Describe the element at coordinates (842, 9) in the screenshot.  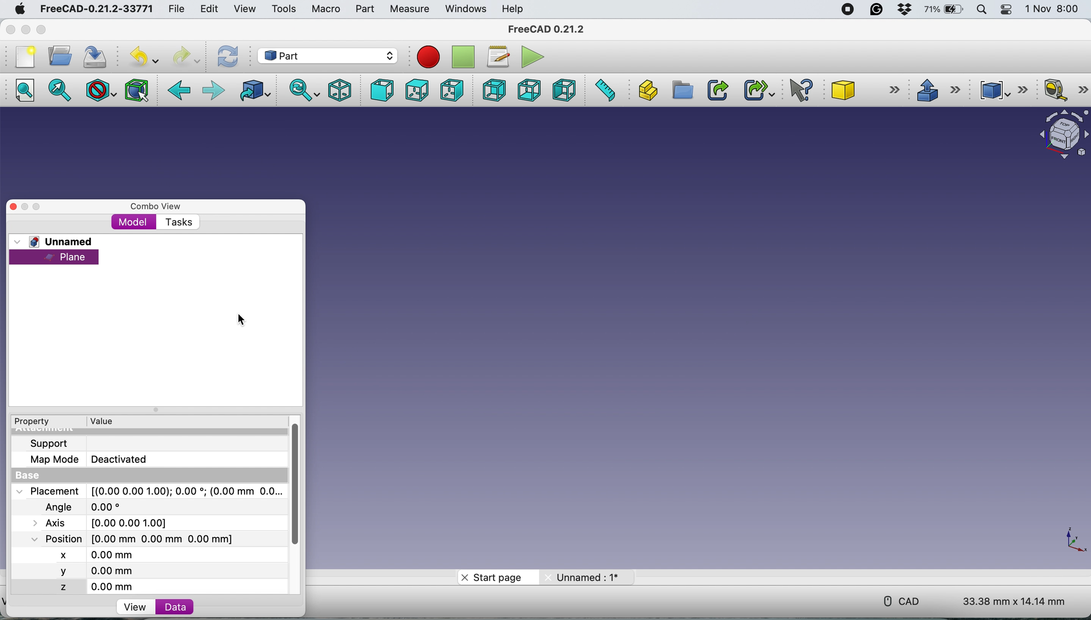
I see `screen recorder` at that location.